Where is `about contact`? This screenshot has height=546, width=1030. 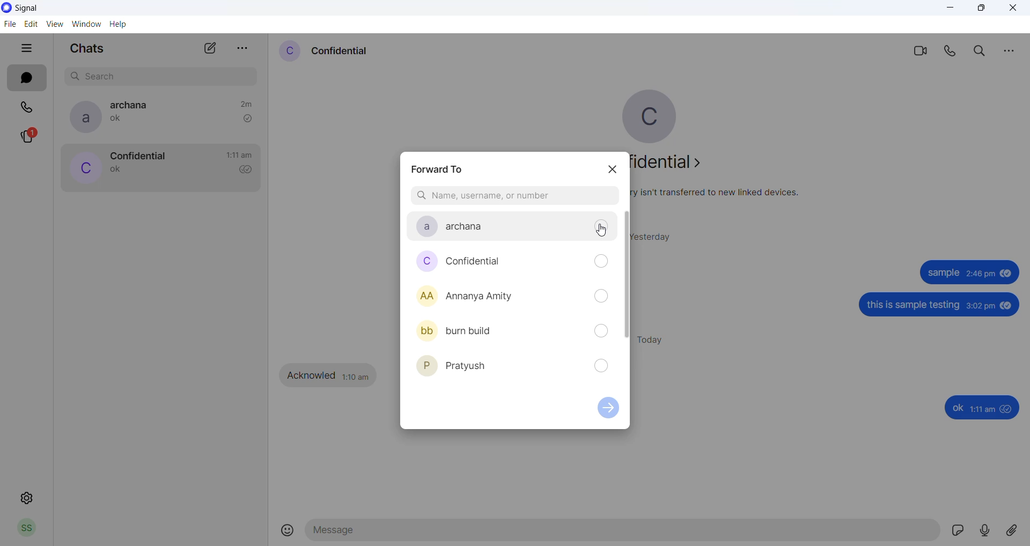 about contact is located at coordinates (675, 165).